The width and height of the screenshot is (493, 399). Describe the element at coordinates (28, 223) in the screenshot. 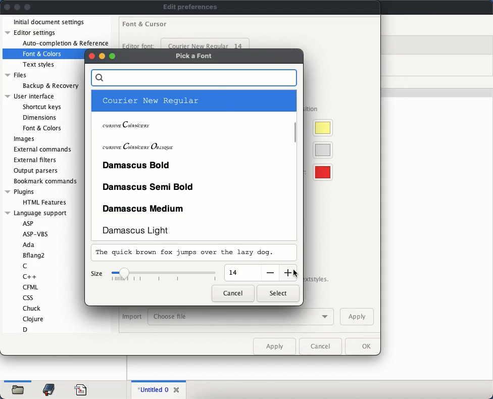

I see `Asp` at that location.